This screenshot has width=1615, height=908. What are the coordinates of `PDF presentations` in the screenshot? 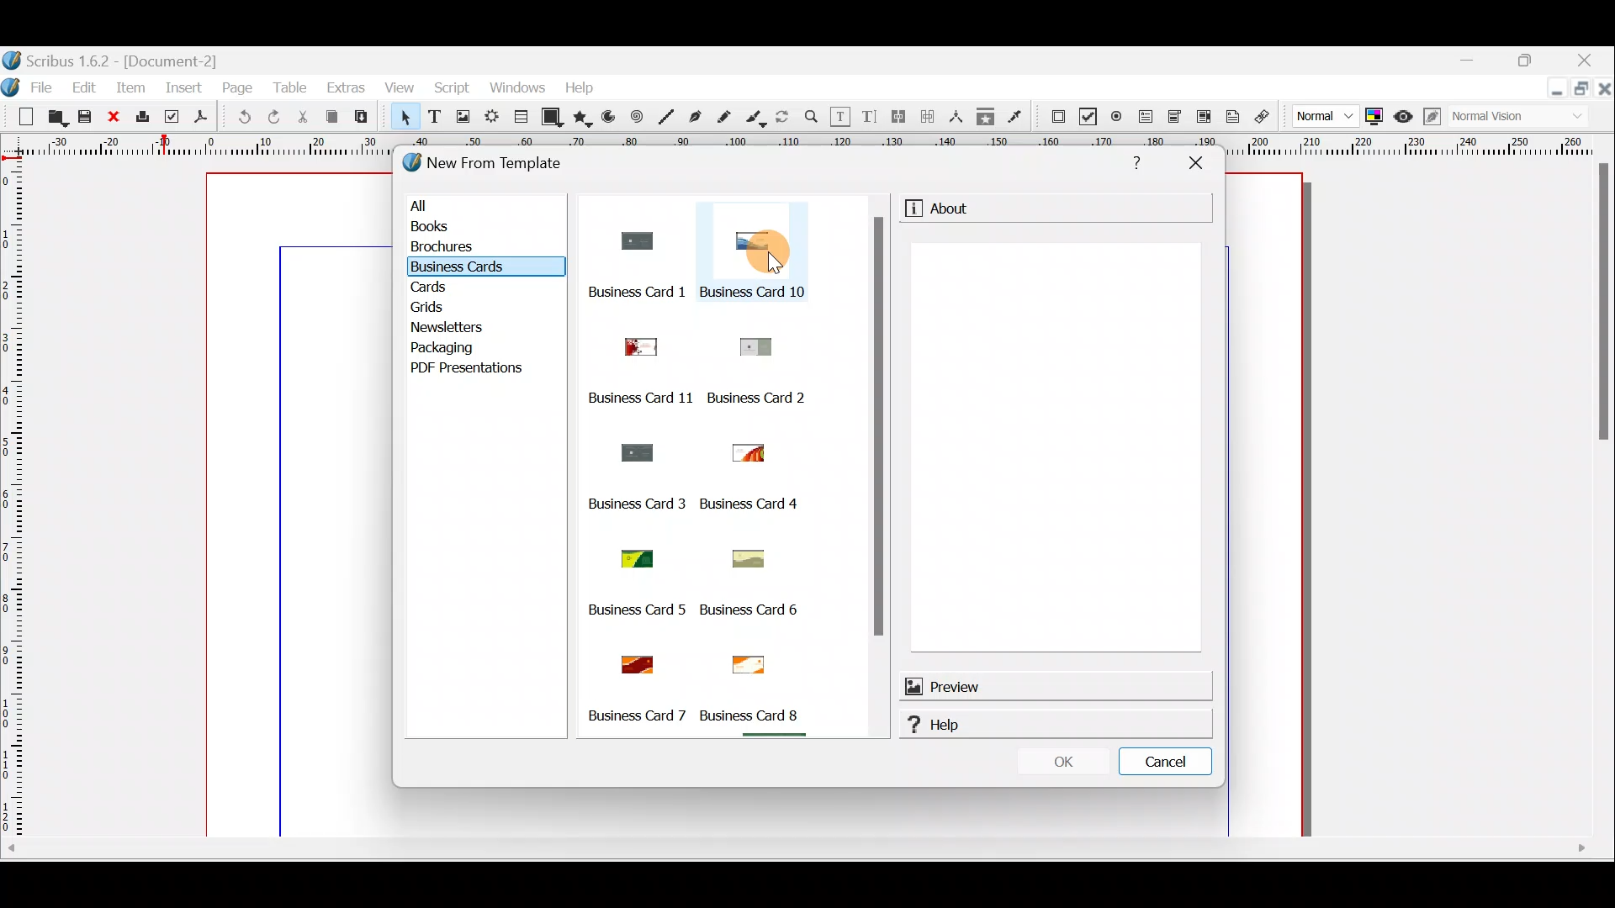 It's located at (480, 371).